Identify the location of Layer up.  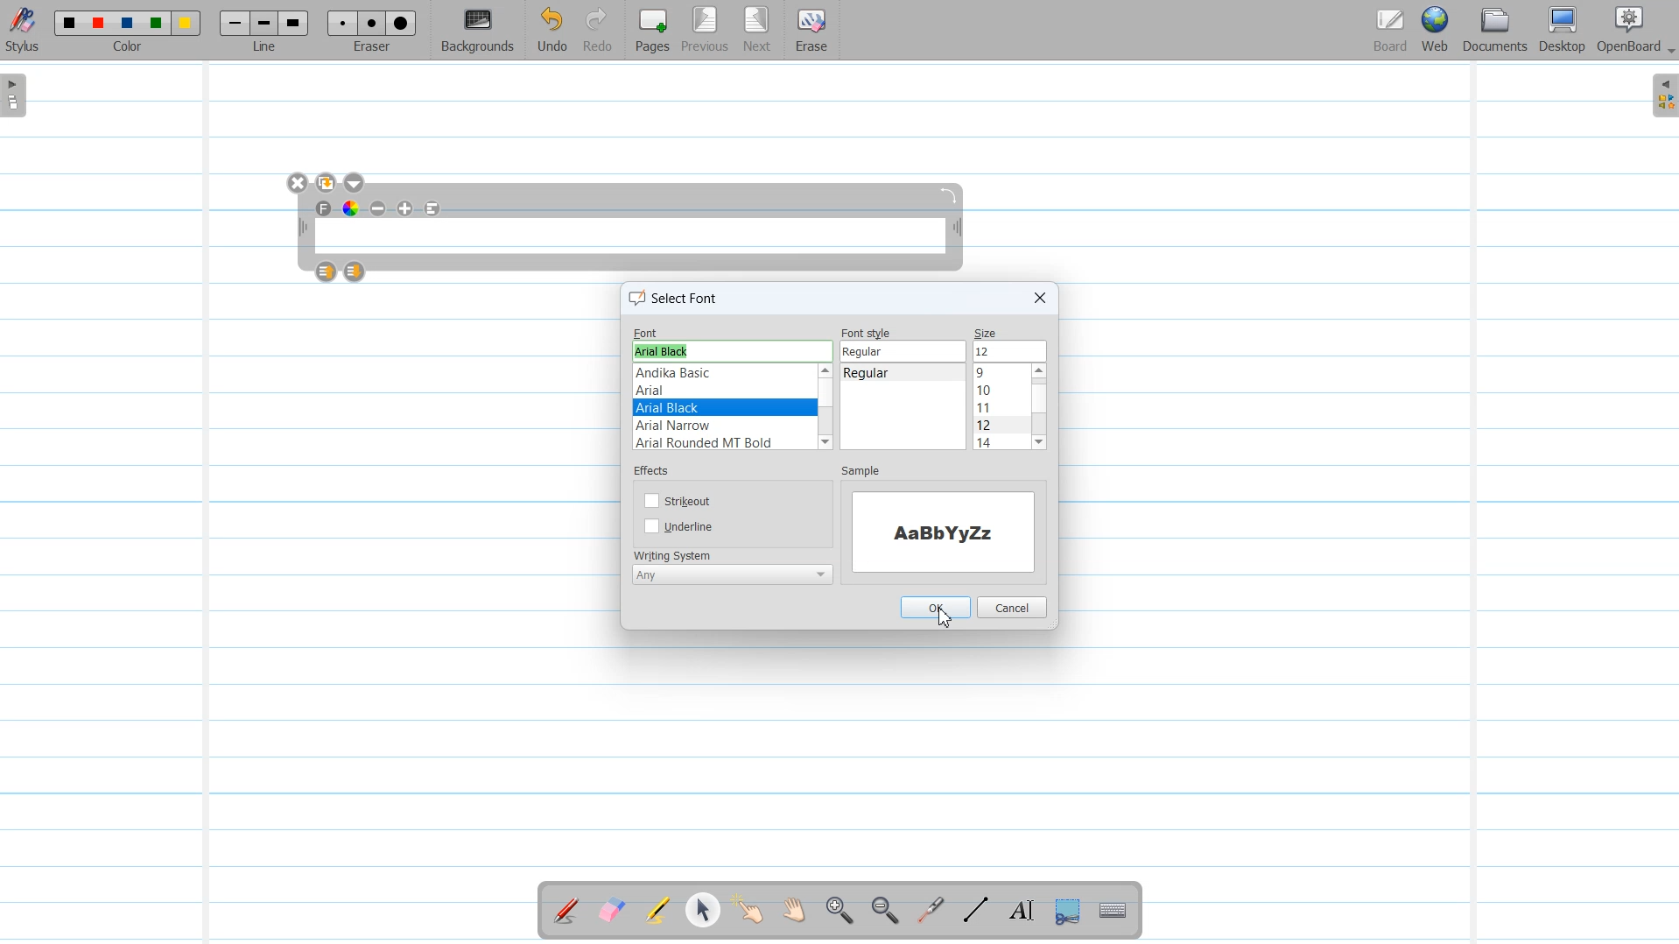
(327, 271).